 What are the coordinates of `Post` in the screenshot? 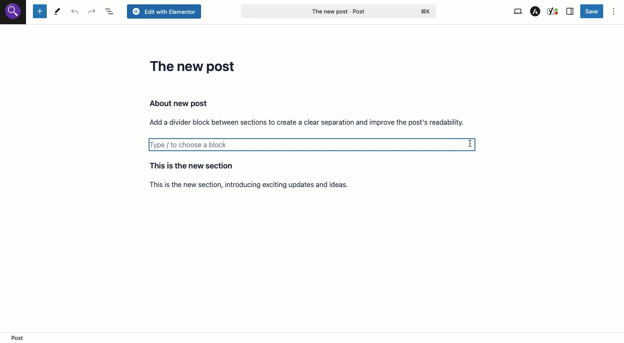 It's located at (338, 11).